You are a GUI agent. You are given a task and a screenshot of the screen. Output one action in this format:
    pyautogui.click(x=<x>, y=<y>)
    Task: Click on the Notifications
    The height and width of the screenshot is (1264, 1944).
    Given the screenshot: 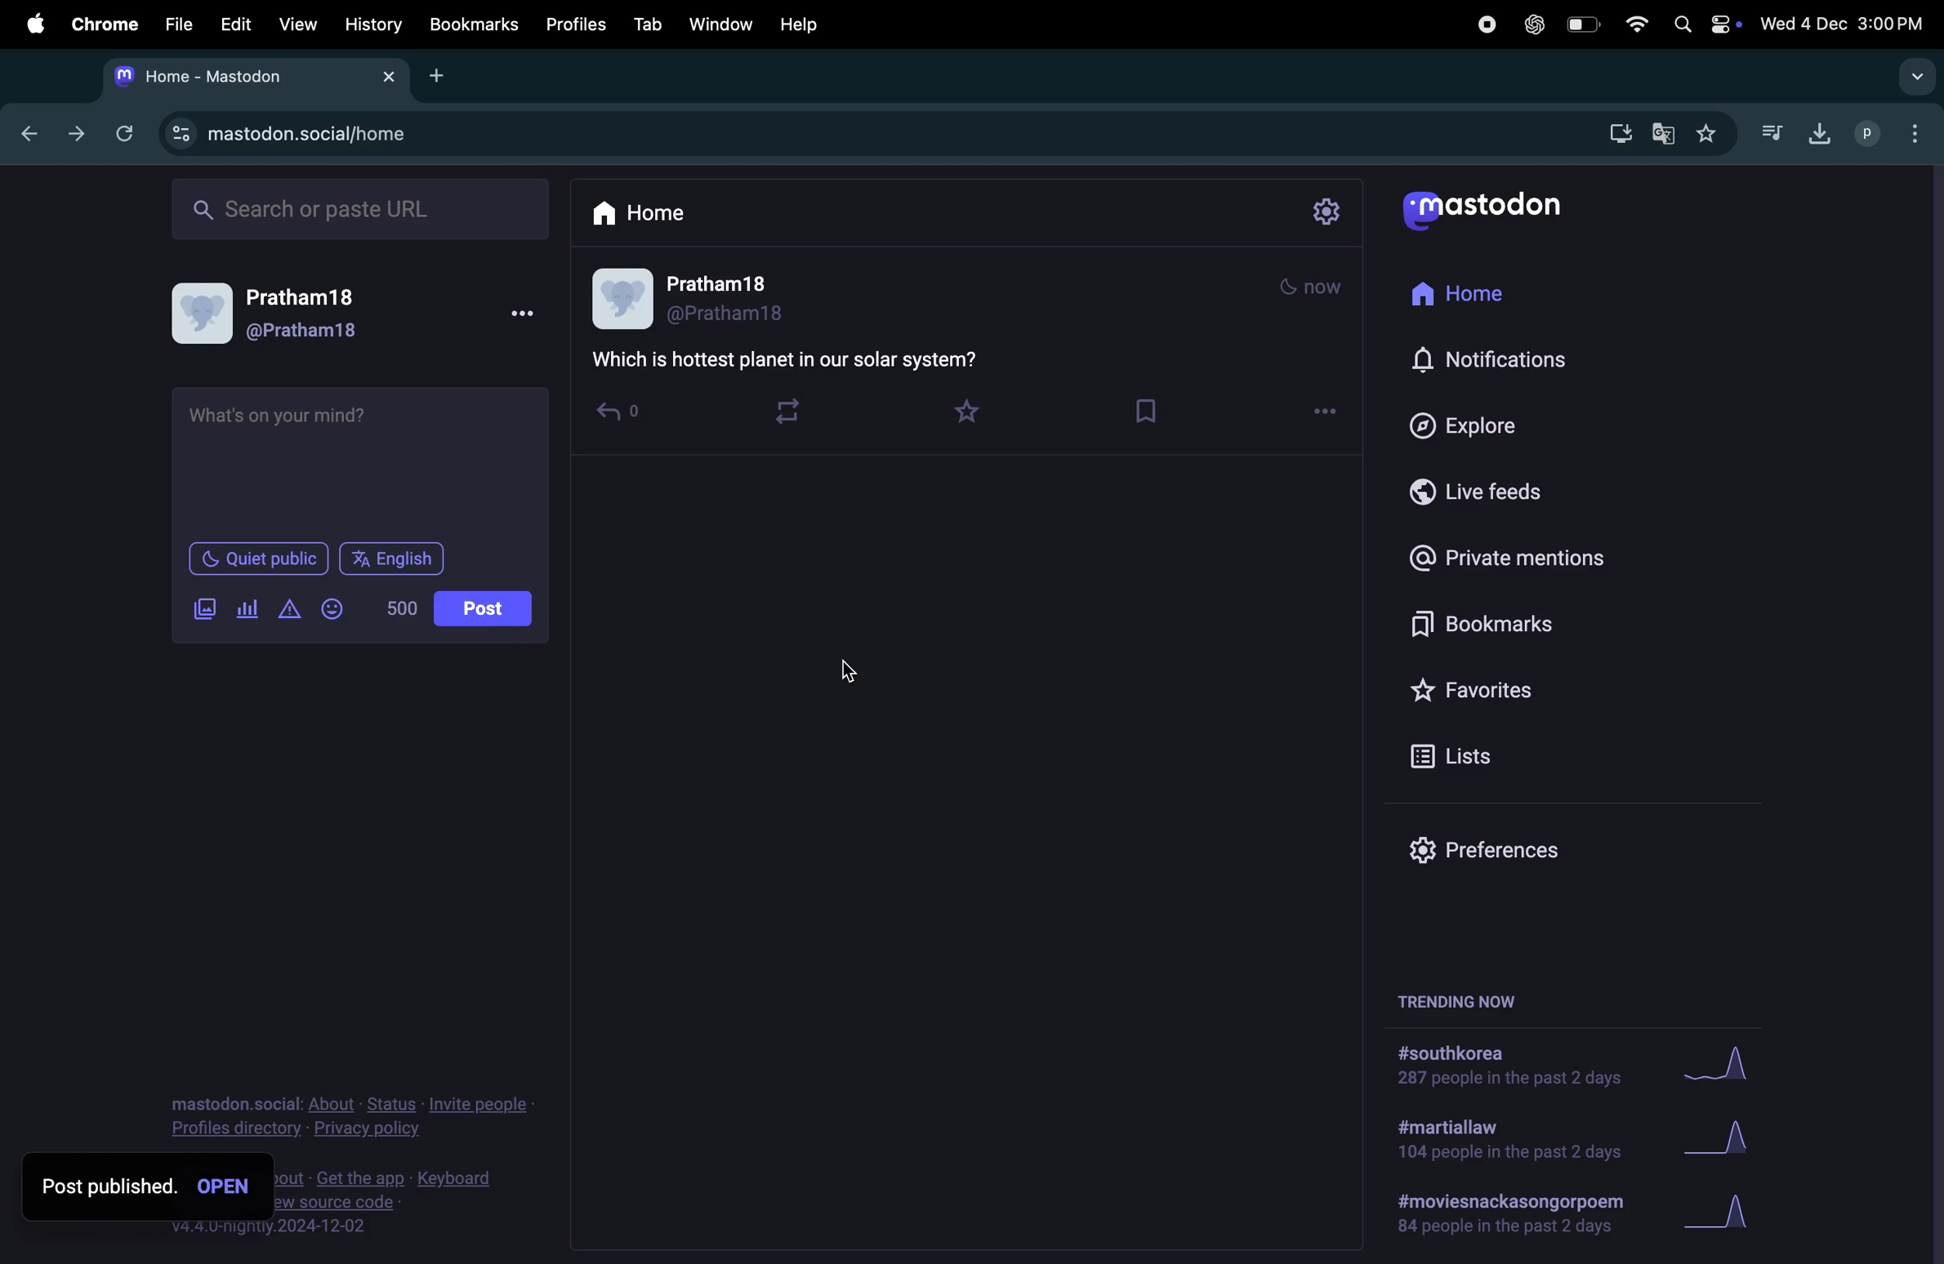 What is the action you would take?
    pyautogui.click(x=1530, y=357)
    